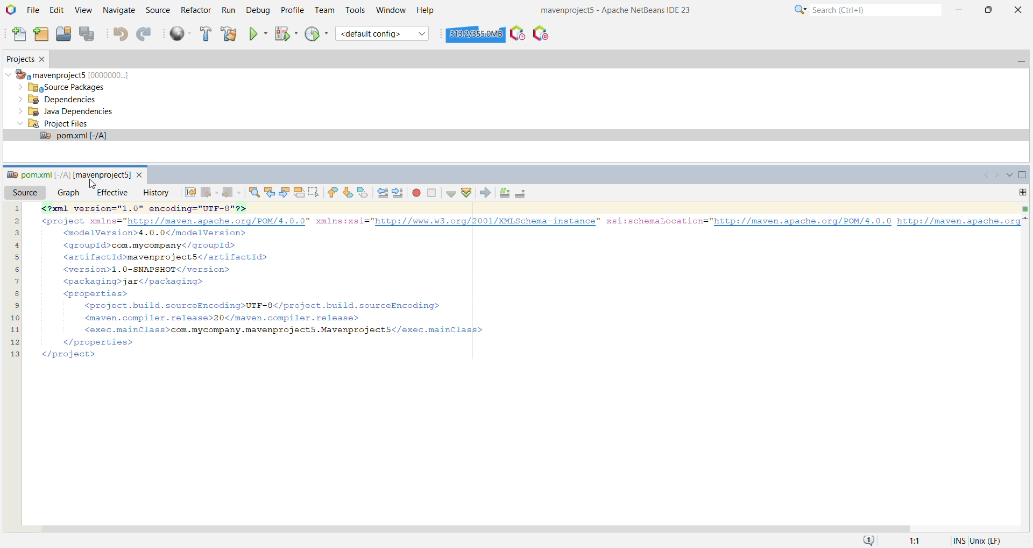 The width and height of the screenshot is (1033, 548). I want to click on 10, so click(15, 316).